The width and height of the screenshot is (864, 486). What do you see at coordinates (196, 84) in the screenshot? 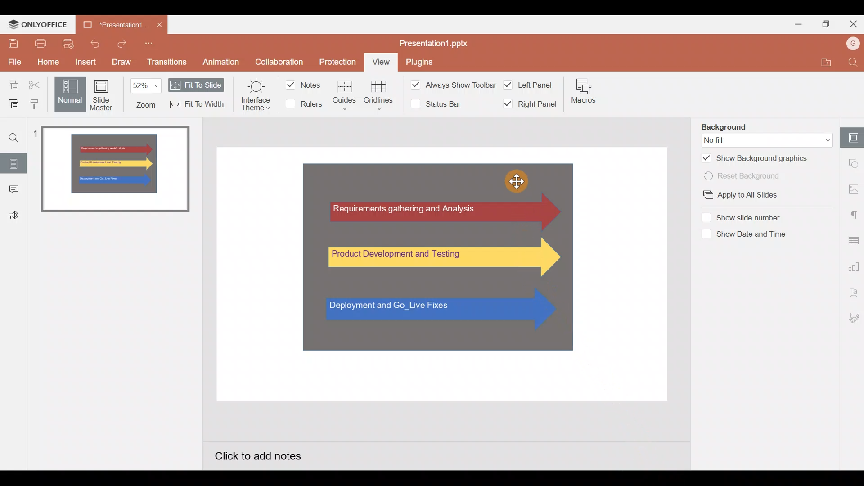
I see `Fit to slide` at bounding box center [196, 84].